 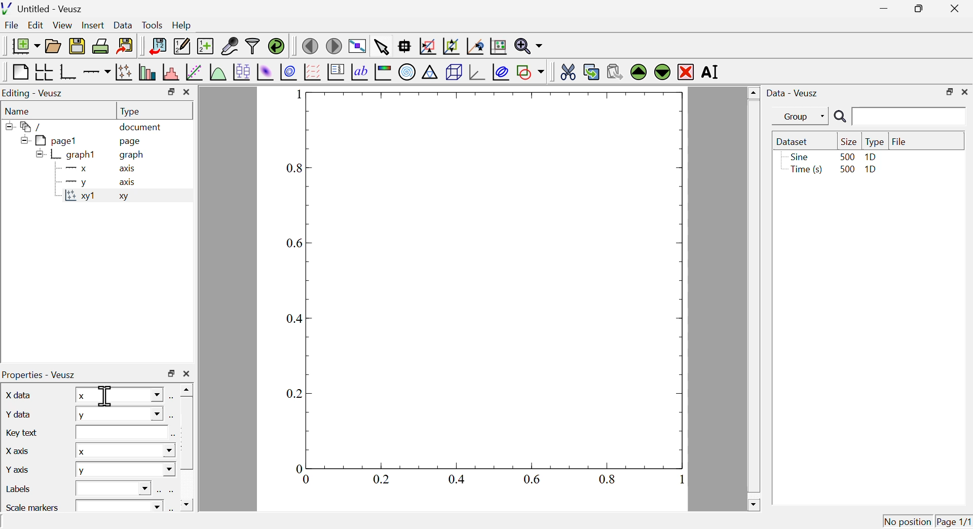 What do you see at coordinates (638, 72) in the screenshot?
I see `move the selected widget up` at bounding box center [638, 72].